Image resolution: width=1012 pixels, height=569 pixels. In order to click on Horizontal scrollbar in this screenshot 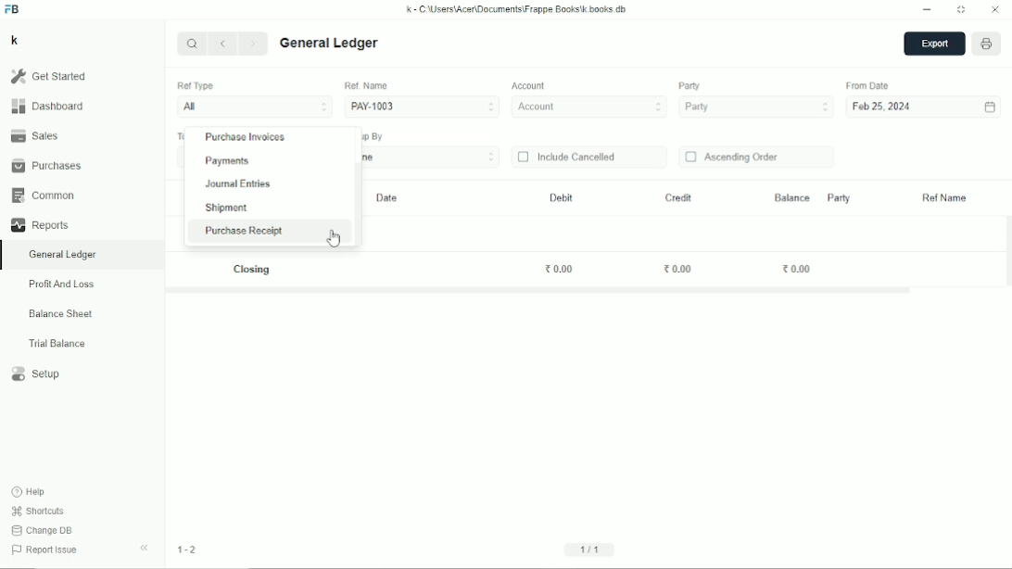, I will do `click(539, 291)`.